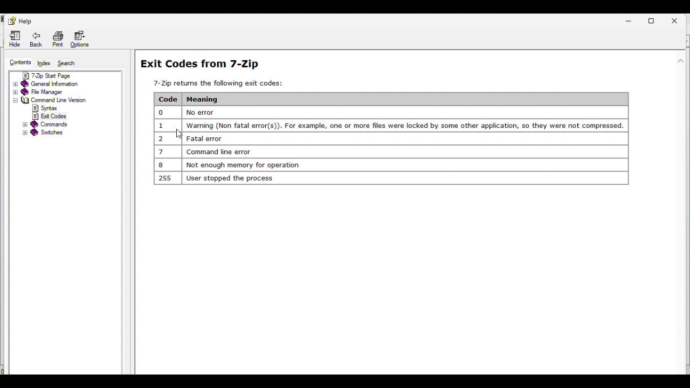  What do you see at coordinates (39, 39) in the screenshot?
I see `Back` at bounding box center [39, 39].